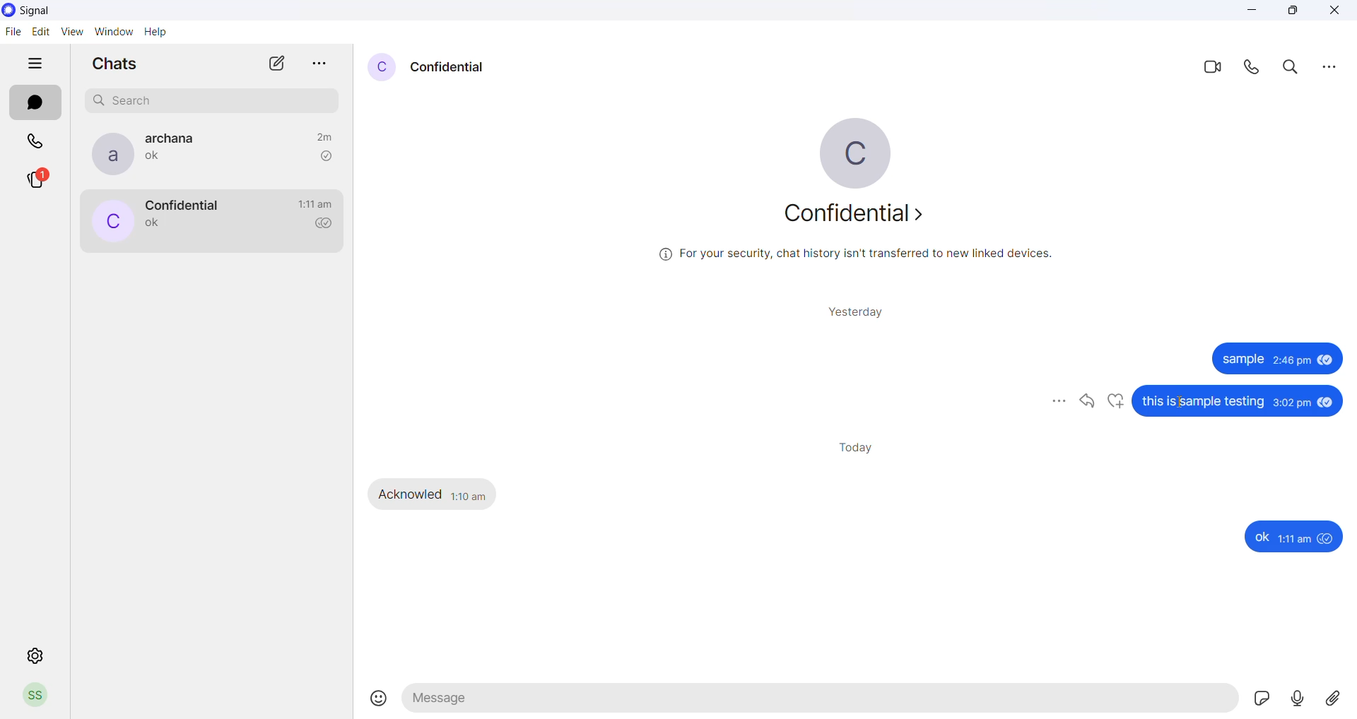 The height and width of the screenshot is (719, 1357). What do you see at coordinates (1300, 699) in the screenshot?
I see `voice note` at bounding box center [1300, 699].